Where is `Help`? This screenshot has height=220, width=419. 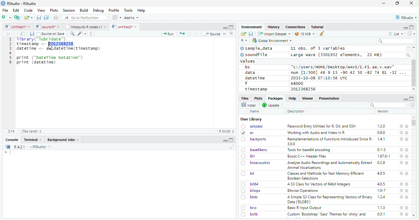
Help is located at coordinates (141, 11).